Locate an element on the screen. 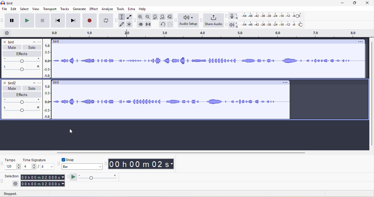 Image resolution: width=374 pixels, height=197 pixels. effects is located at coordinates (22, 53).